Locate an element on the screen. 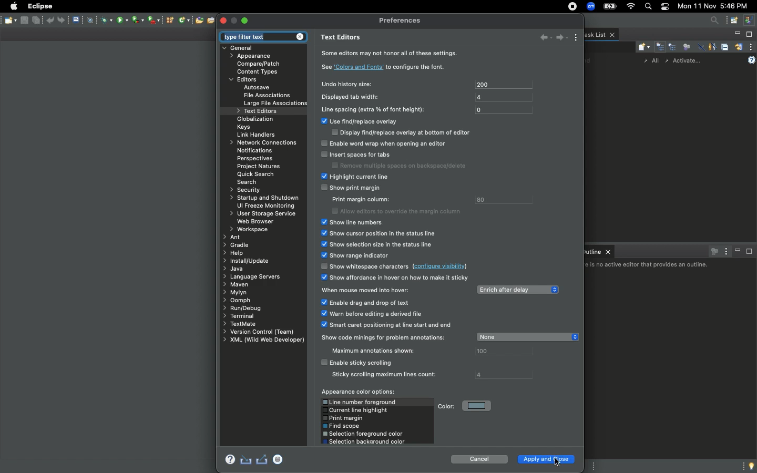  Color is located at coordinates (465, 405).